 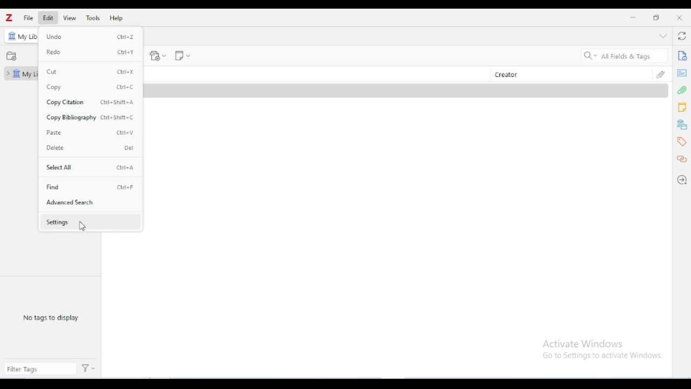 I want to click on abstract, so click(x=682, y=73).